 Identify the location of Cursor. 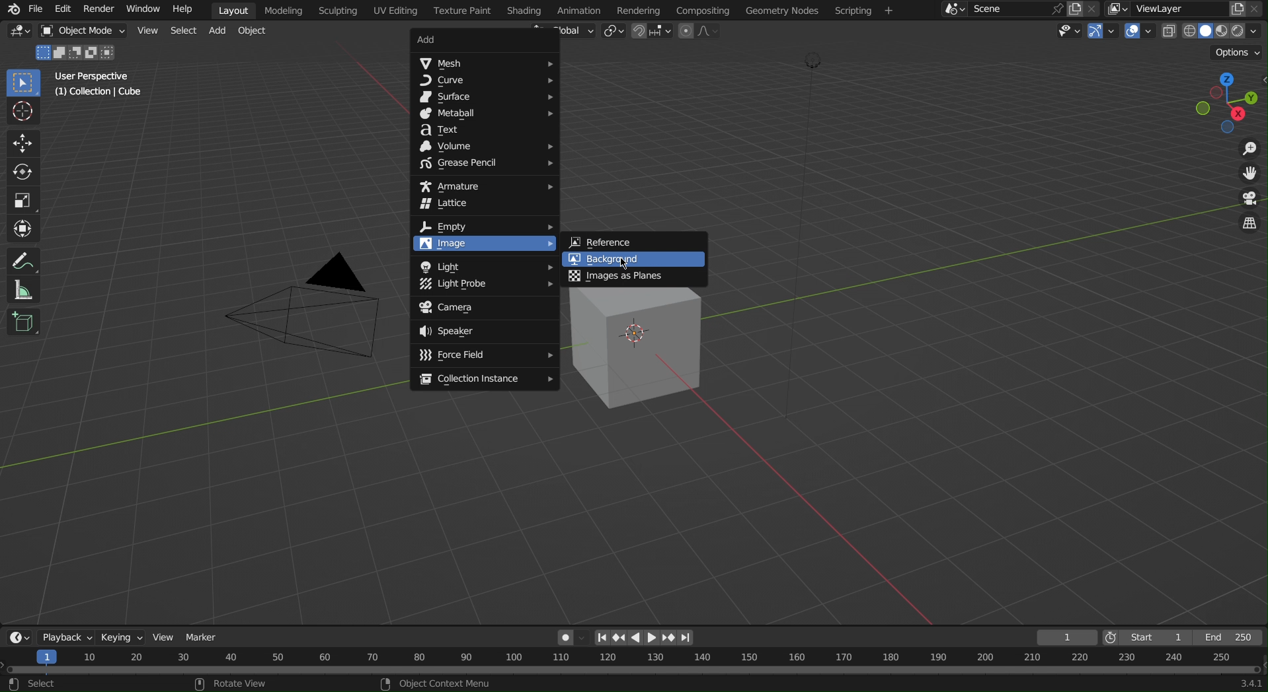
(21, 114).